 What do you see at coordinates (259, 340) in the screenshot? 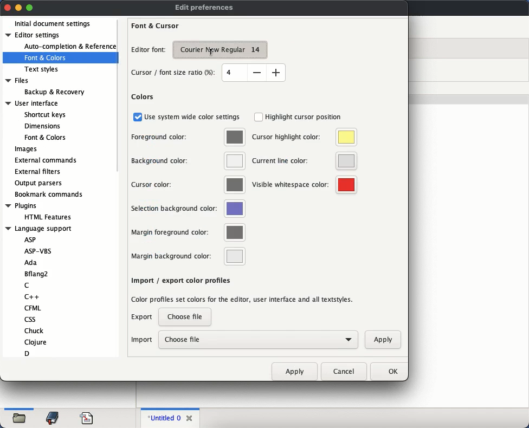
I see `choose file ` at bounding box center [259, 340].